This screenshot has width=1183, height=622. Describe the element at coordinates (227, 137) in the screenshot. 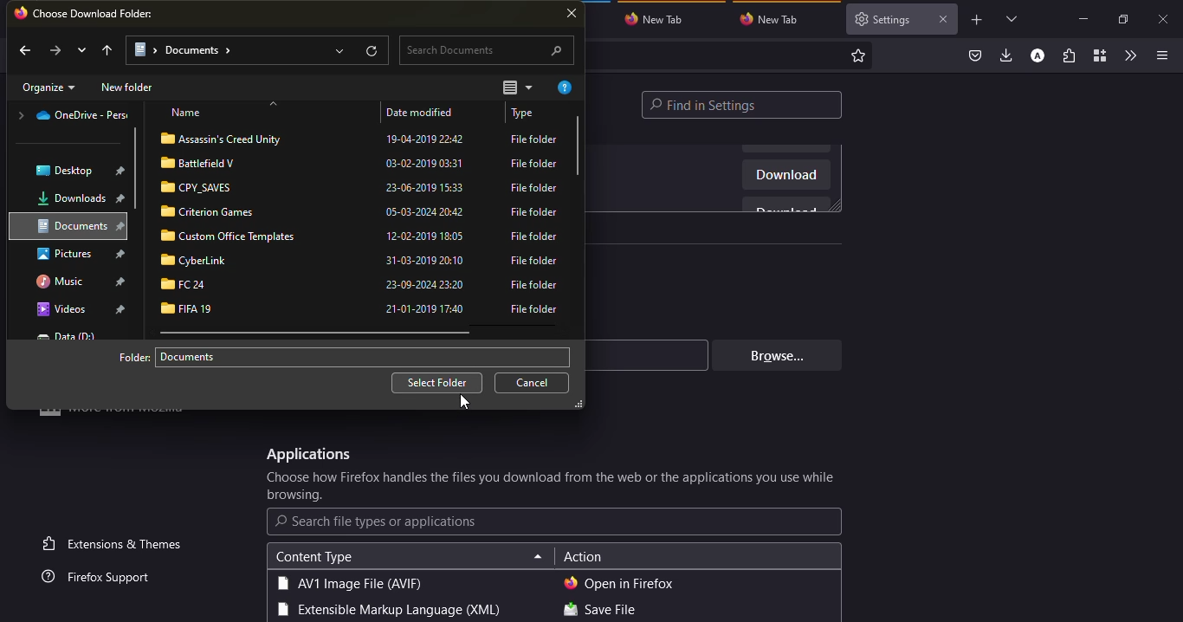

I see `folder` at that location.